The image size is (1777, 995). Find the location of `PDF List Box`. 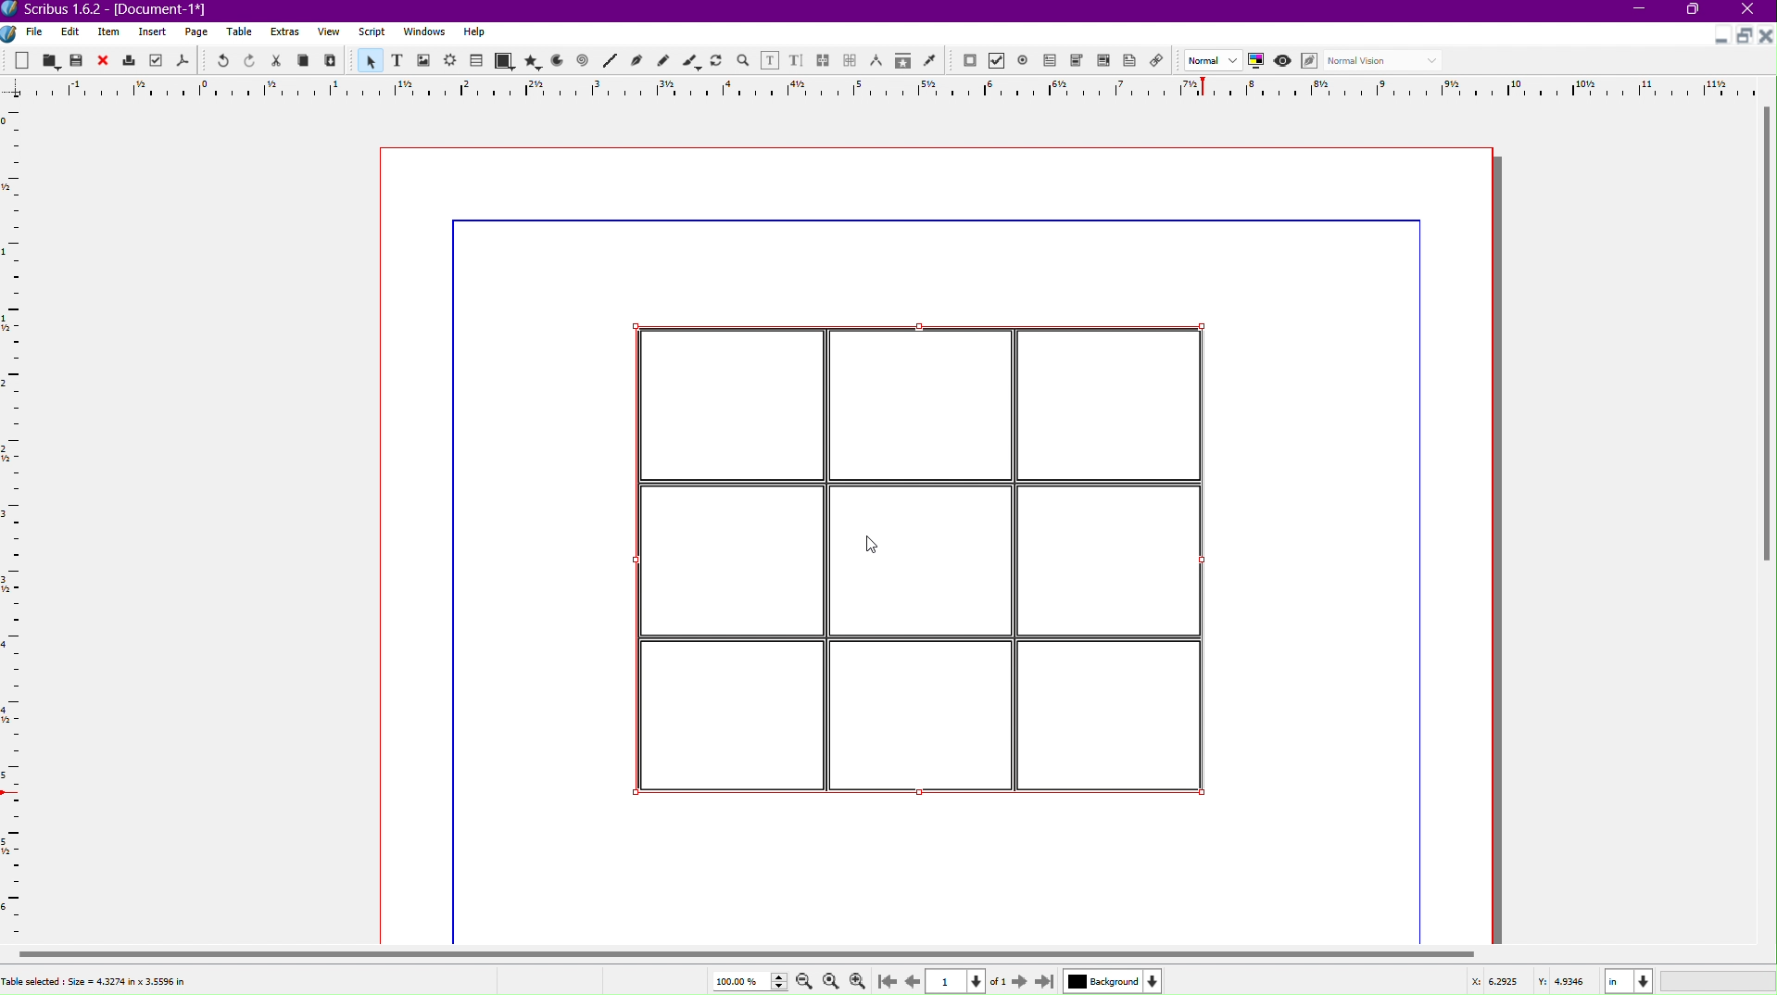

PDF List Box is located at coordinates (1103, 63).